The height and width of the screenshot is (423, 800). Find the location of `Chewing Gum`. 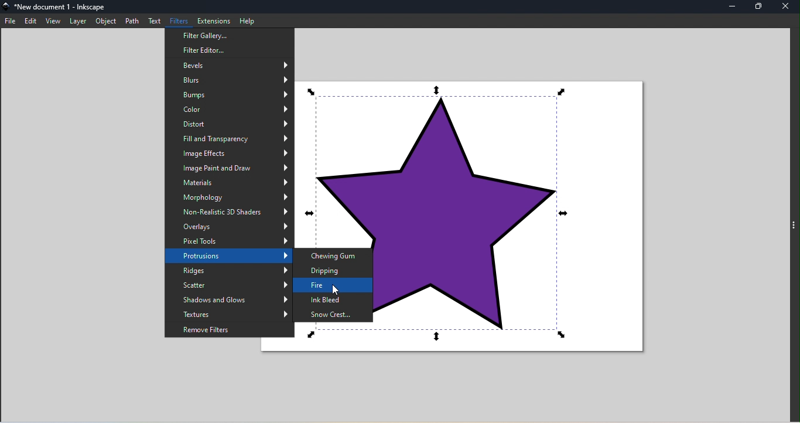

Chewing Gum is located at coordinates (334, 255).